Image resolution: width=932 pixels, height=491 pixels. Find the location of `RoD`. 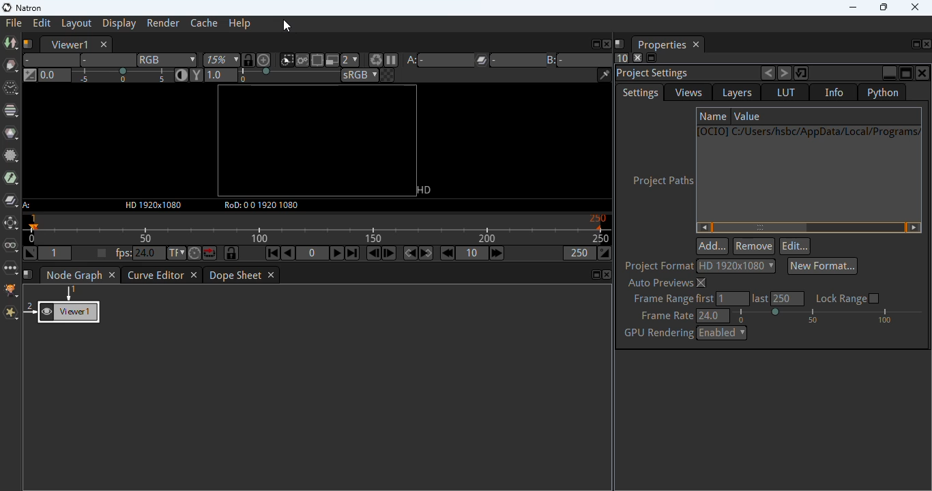

RoD is located at coordinates (260, 205).